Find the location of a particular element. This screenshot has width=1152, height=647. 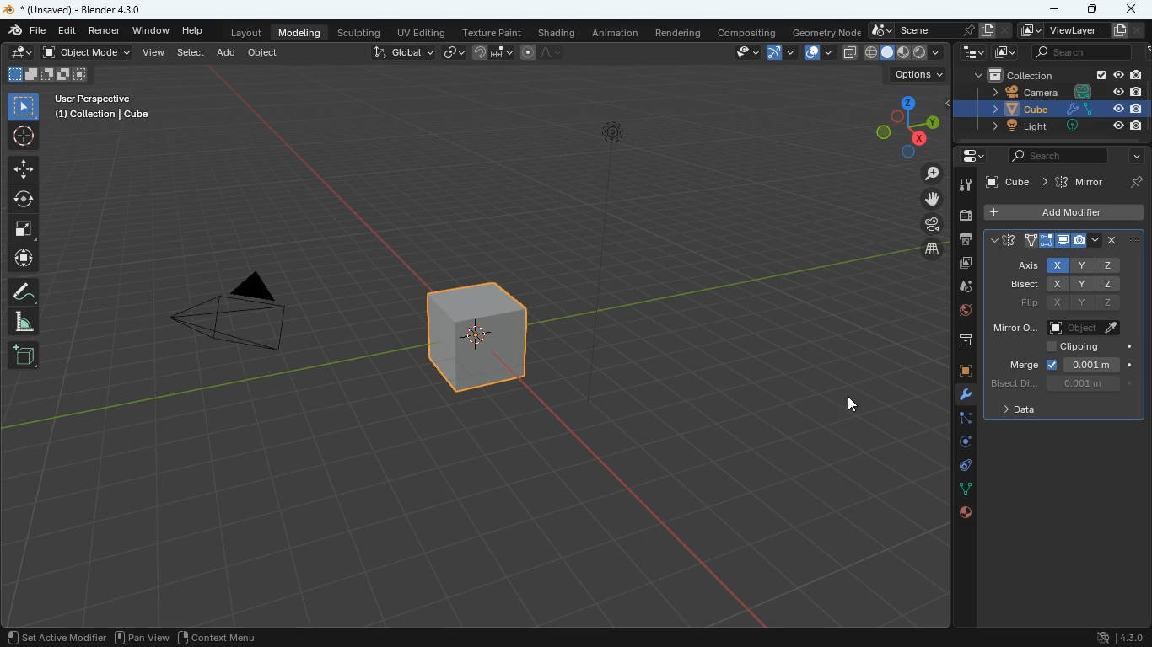

archive is located at coordinates (956, 340).